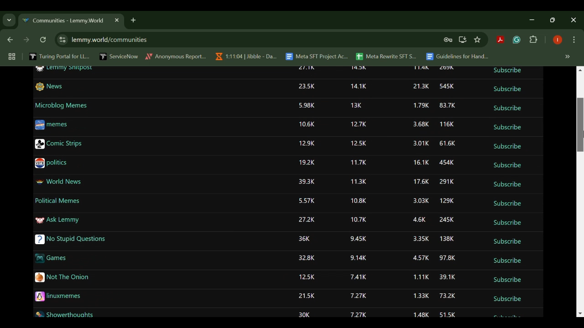  Describe the element at coordinates (448, 182) in the screenshot. I see `291K` at that location.